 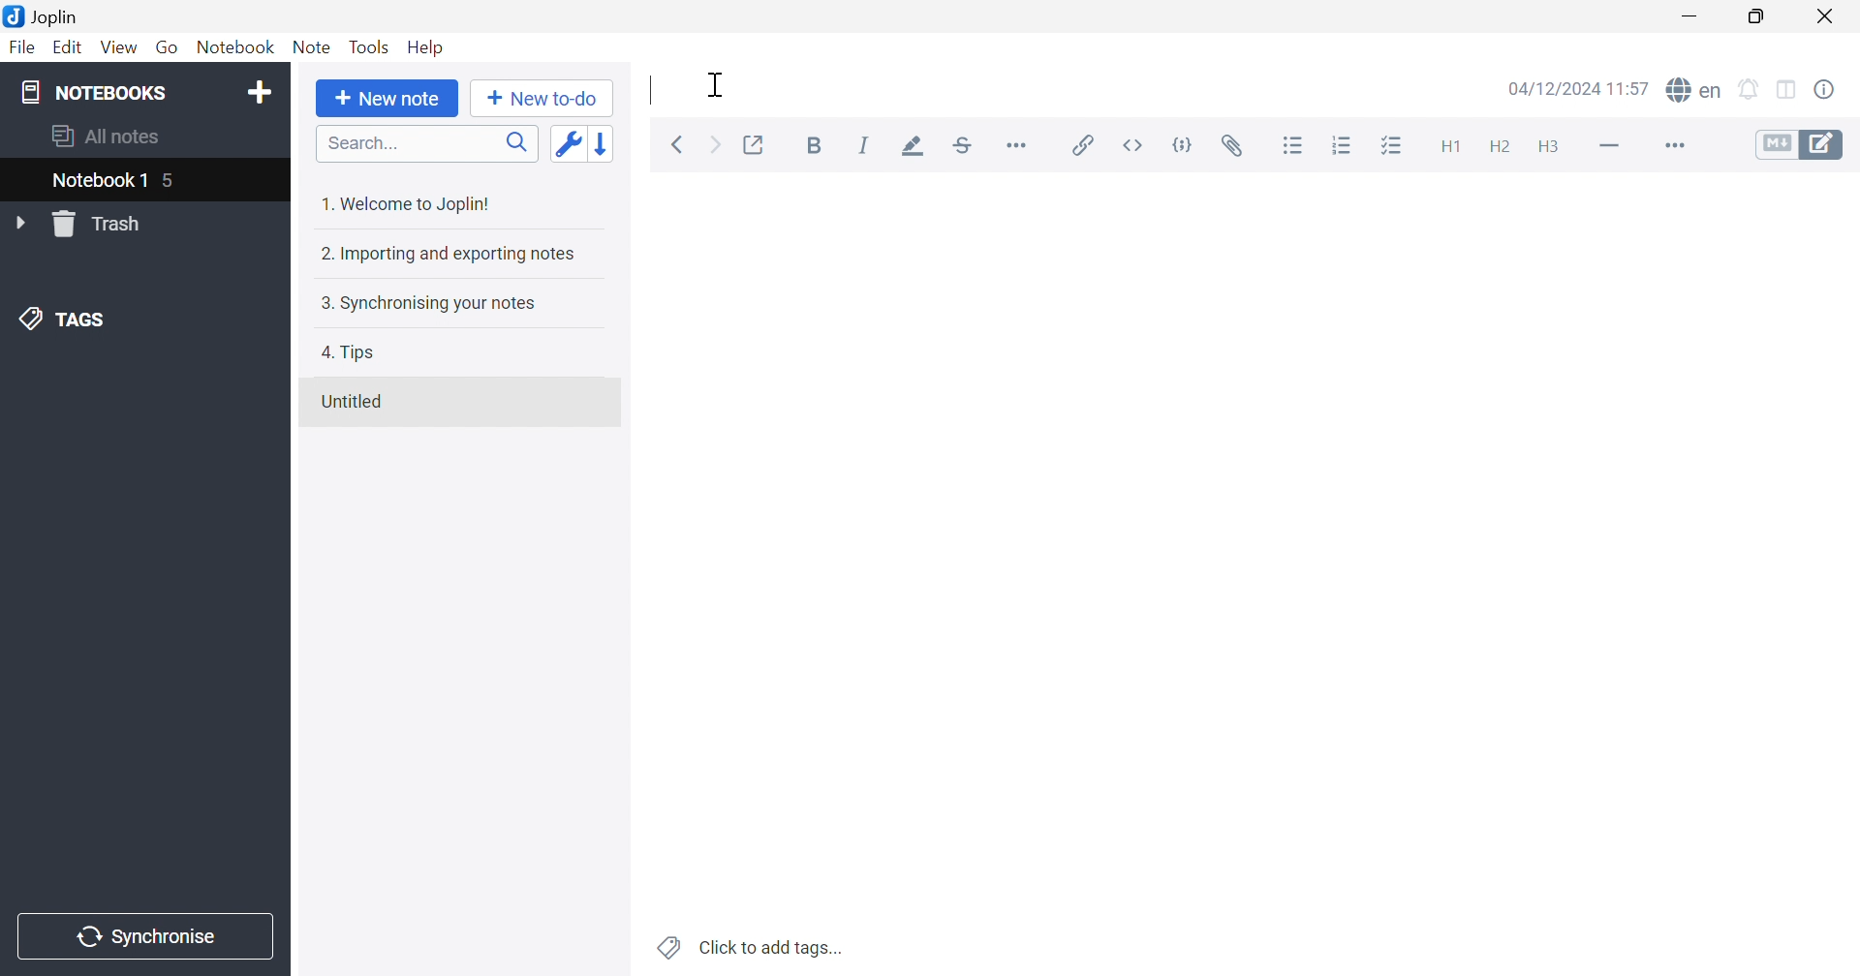 I want to click on Note properties, so click(x=1828, y=87).